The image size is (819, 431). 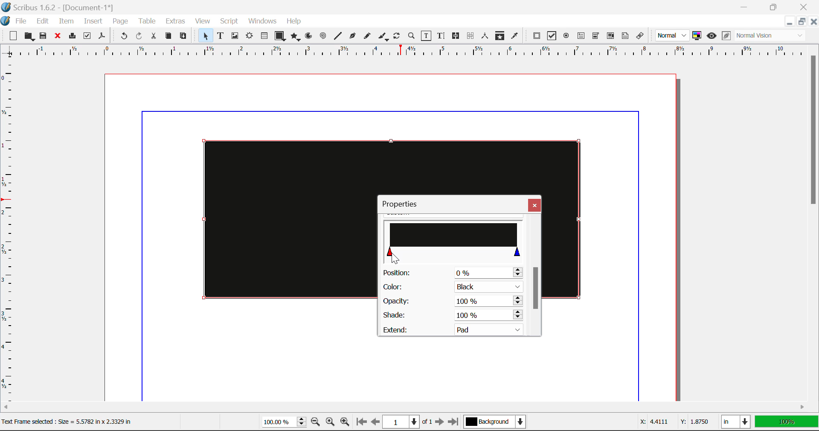 I want to click on Horizontal Page Margins, so click(x=11, y=233).